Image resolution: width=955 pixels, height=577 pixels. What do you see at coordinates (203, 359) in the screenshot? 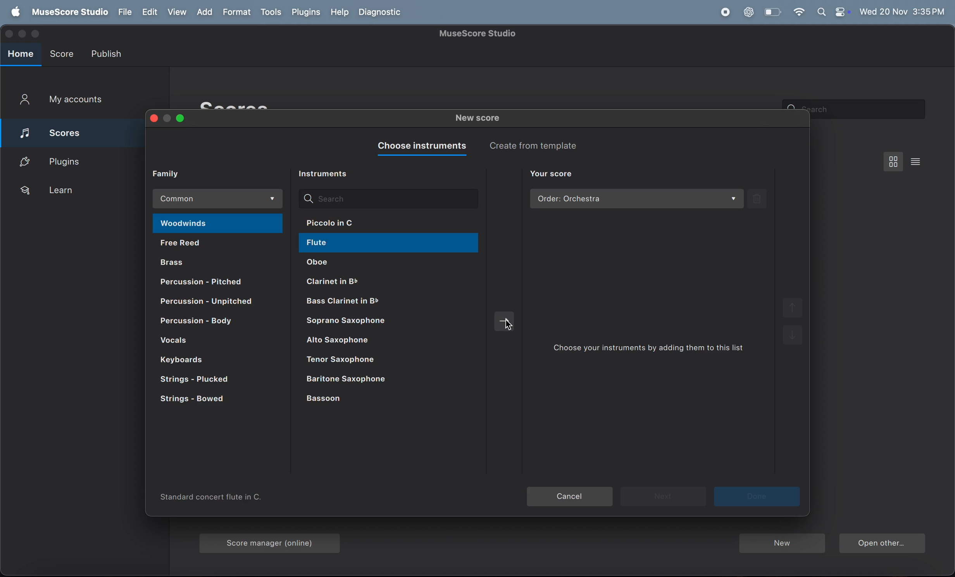
I see `keyboard` at bounding box center [203, 359].